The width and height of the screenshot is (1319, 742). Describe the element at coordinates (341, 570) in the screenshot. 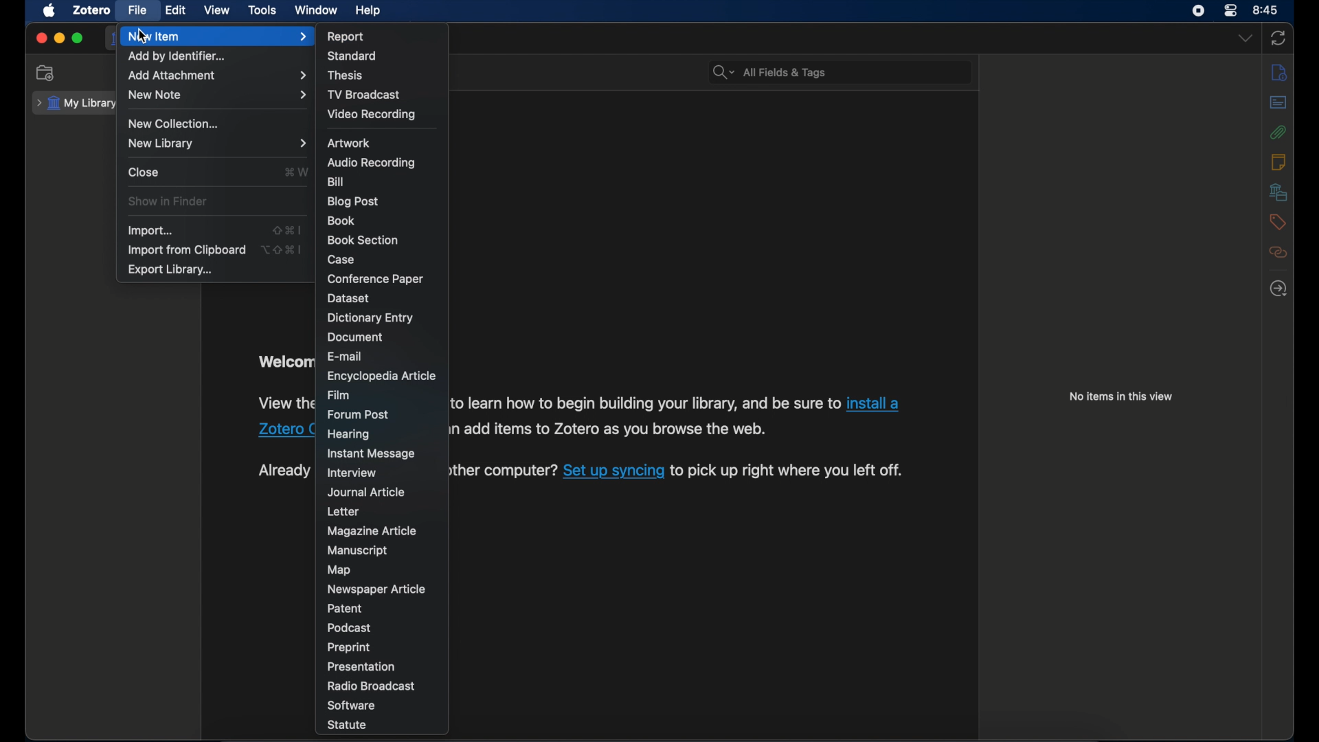

I see `map` at that location.